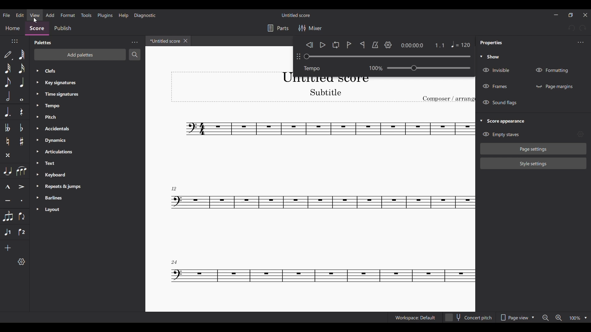 The width and height of the screenshot is (591, 332). I want to click on Staccato, so click(21, 200).